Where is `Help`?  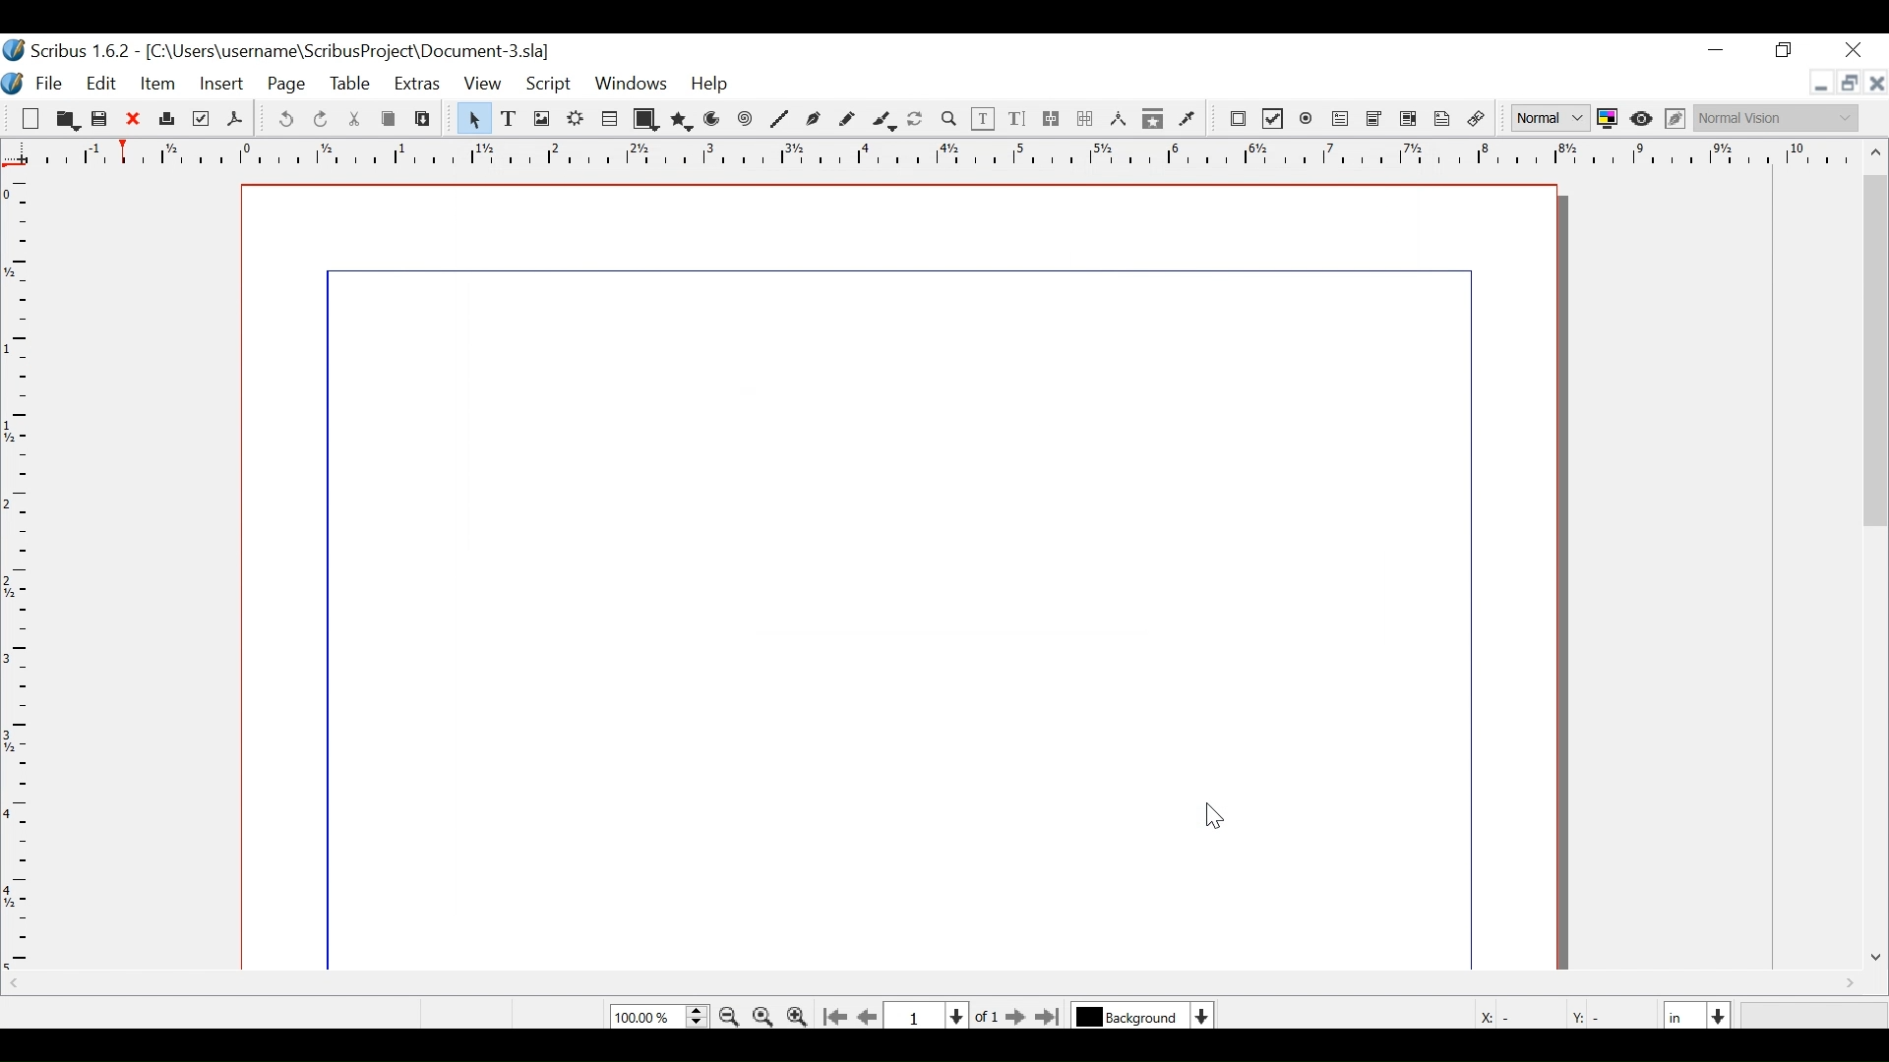 Help is located at coordinates (710, 87).